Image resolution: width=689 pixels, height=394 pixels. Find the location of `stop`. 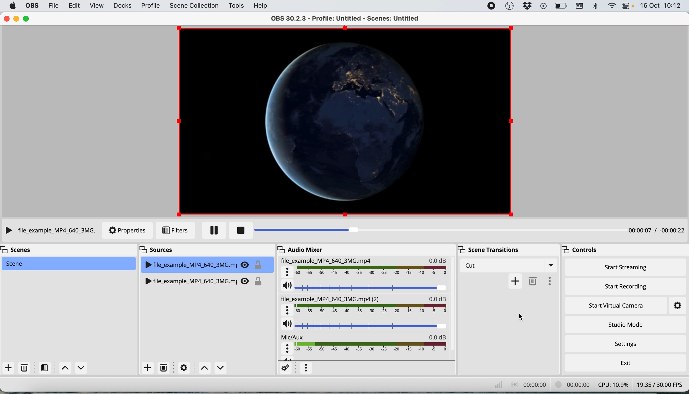

stop is located at coordinates (238, 232).